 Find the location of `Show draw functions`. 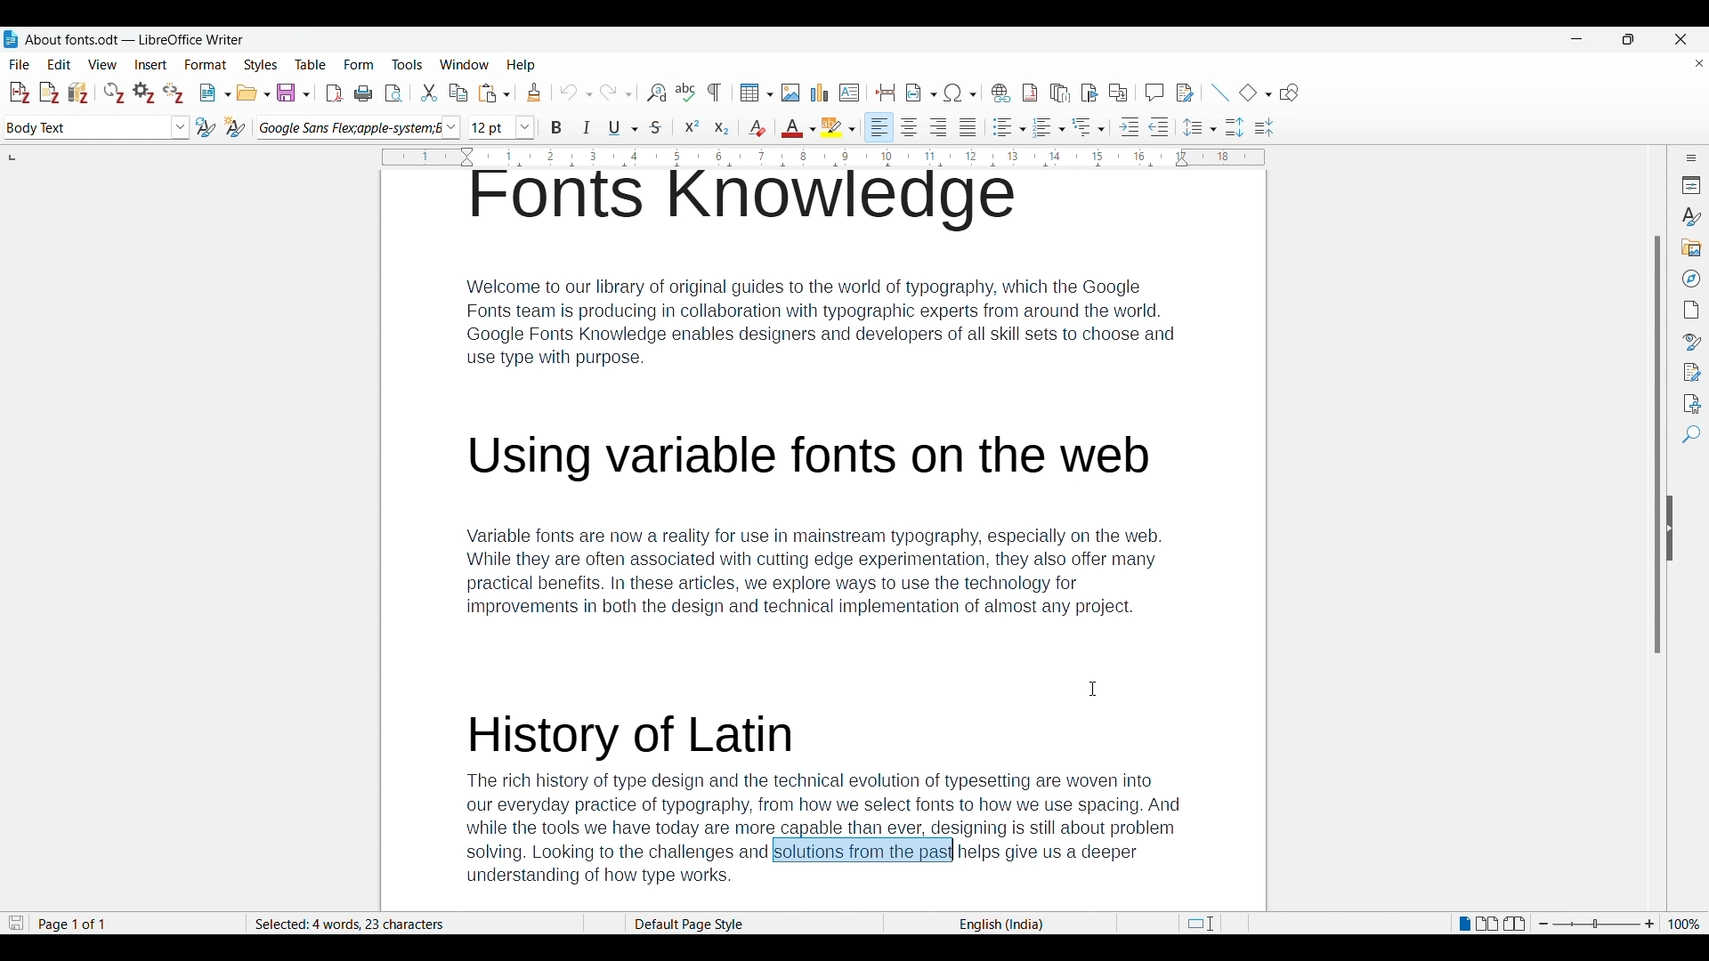

Show draw functions is located at coordinates (1290, 93).